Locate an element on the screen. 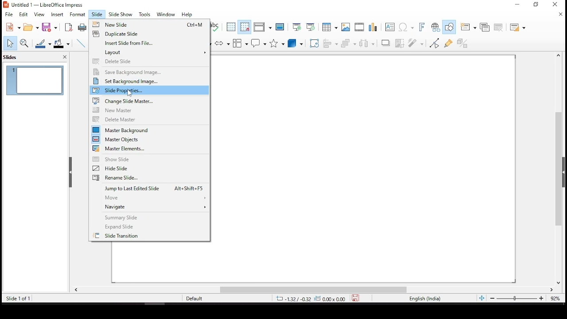 Image resolution: width=567 pixels, height=319 pixels. spell check is located at coordinates (216, 27).